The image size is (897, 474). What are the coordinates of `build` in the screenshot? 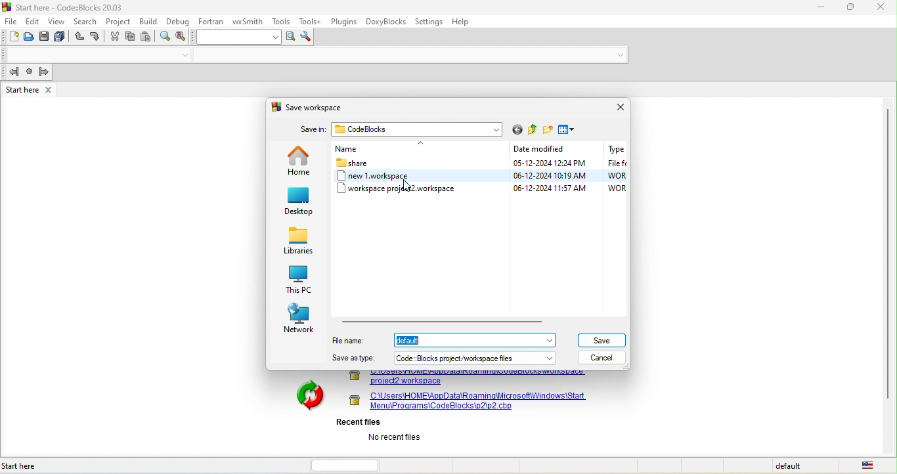 It's located at (148, 21).